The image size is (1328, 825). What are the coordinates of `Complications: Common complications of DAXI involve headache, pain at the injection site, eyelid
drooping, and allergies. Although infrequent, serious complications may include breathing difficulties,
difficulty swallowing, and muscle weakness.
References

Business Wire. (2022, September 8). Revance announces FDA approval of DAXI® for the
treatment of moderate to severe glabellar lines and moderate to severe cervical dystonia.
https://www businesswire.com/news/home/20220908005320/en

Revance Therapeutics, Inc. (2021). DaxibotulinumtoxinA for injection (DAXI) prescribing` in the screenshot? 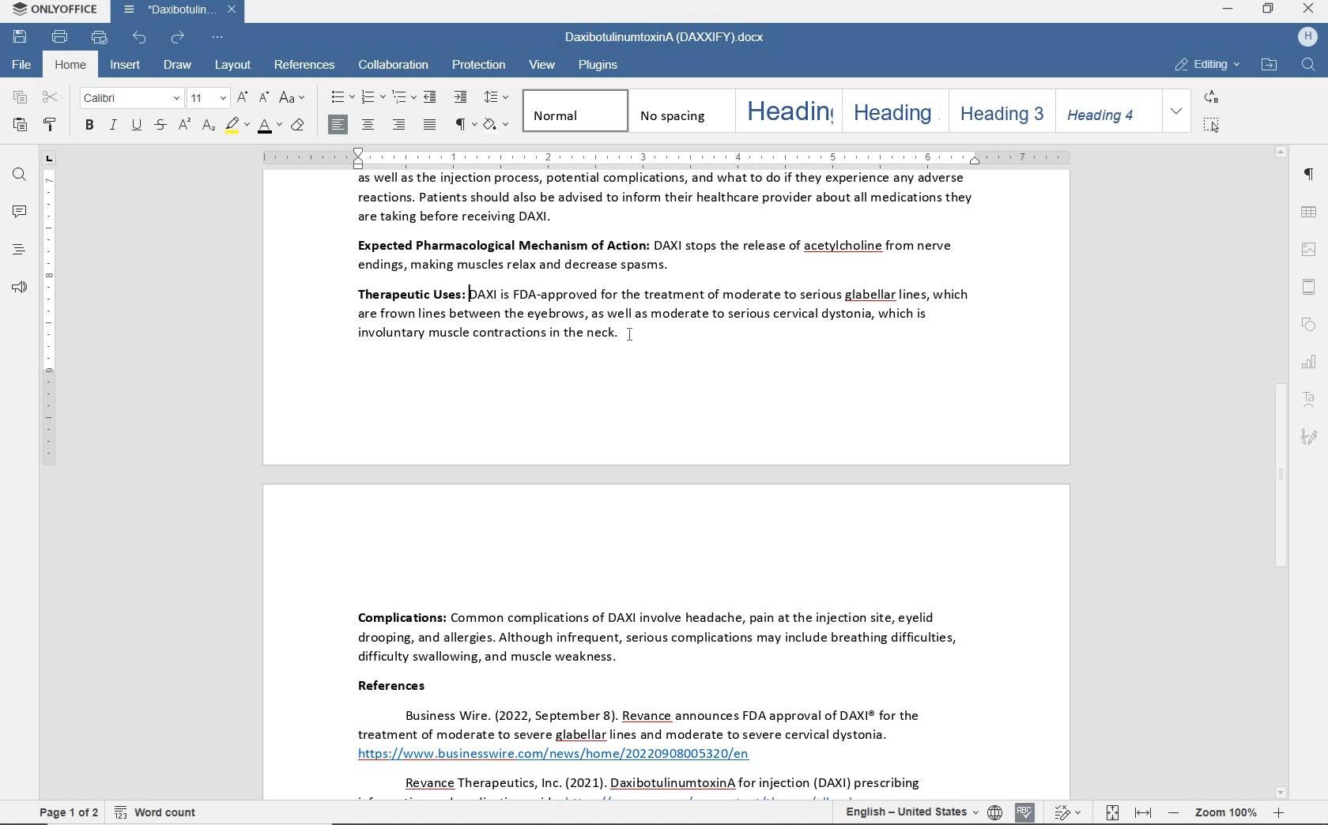 It's located at (665, 641).